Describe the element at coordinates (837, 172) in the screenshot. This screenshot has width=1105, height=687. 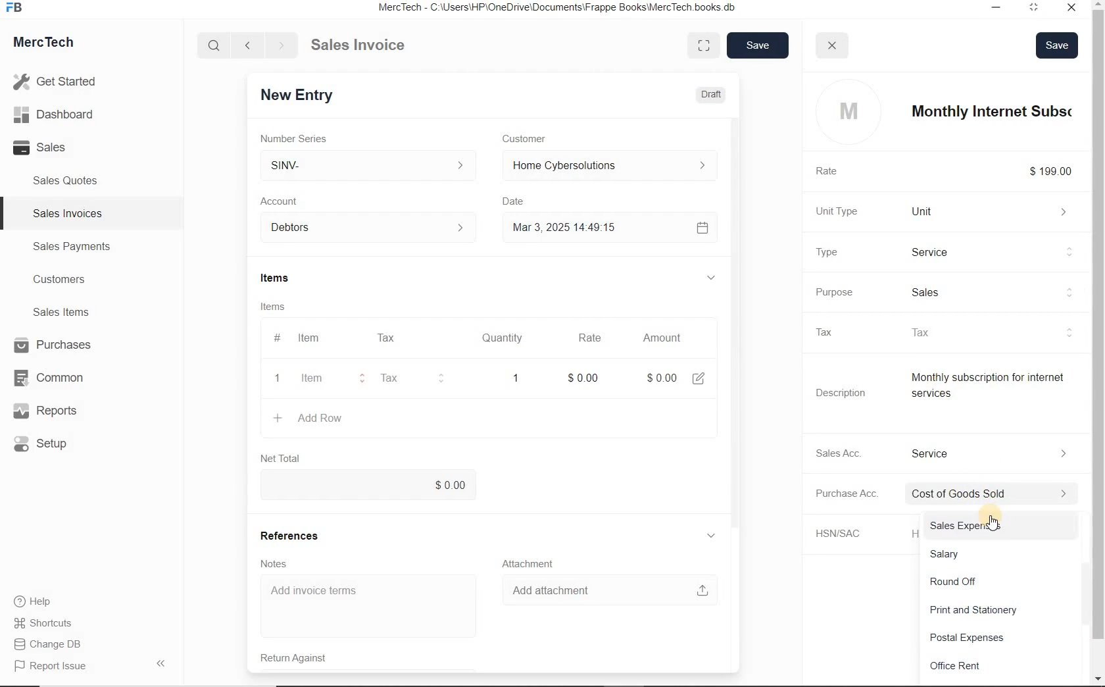
I see `Rate` at that location.